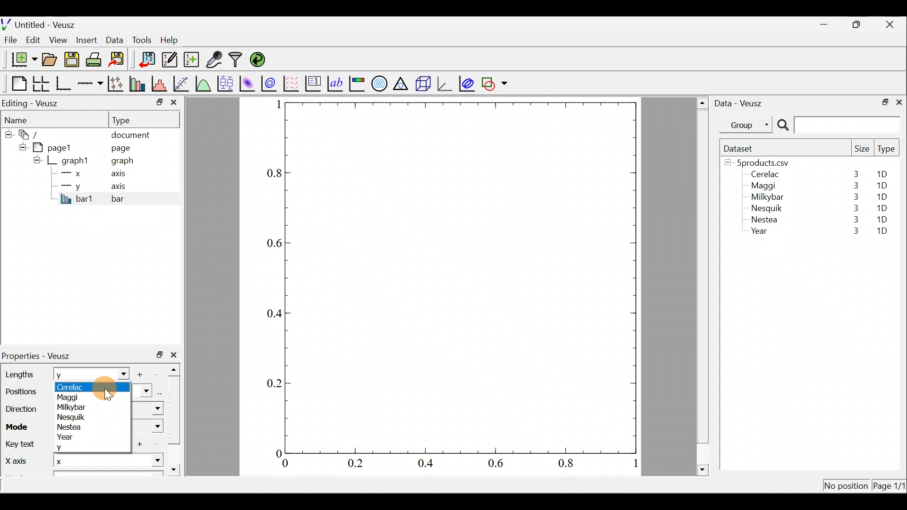 The image size is (907, 510). What do you see at coordinates (271, 83) in the screenshot?
I see `Plot a 2d dataset as contours` at bounding box center [271, 83].